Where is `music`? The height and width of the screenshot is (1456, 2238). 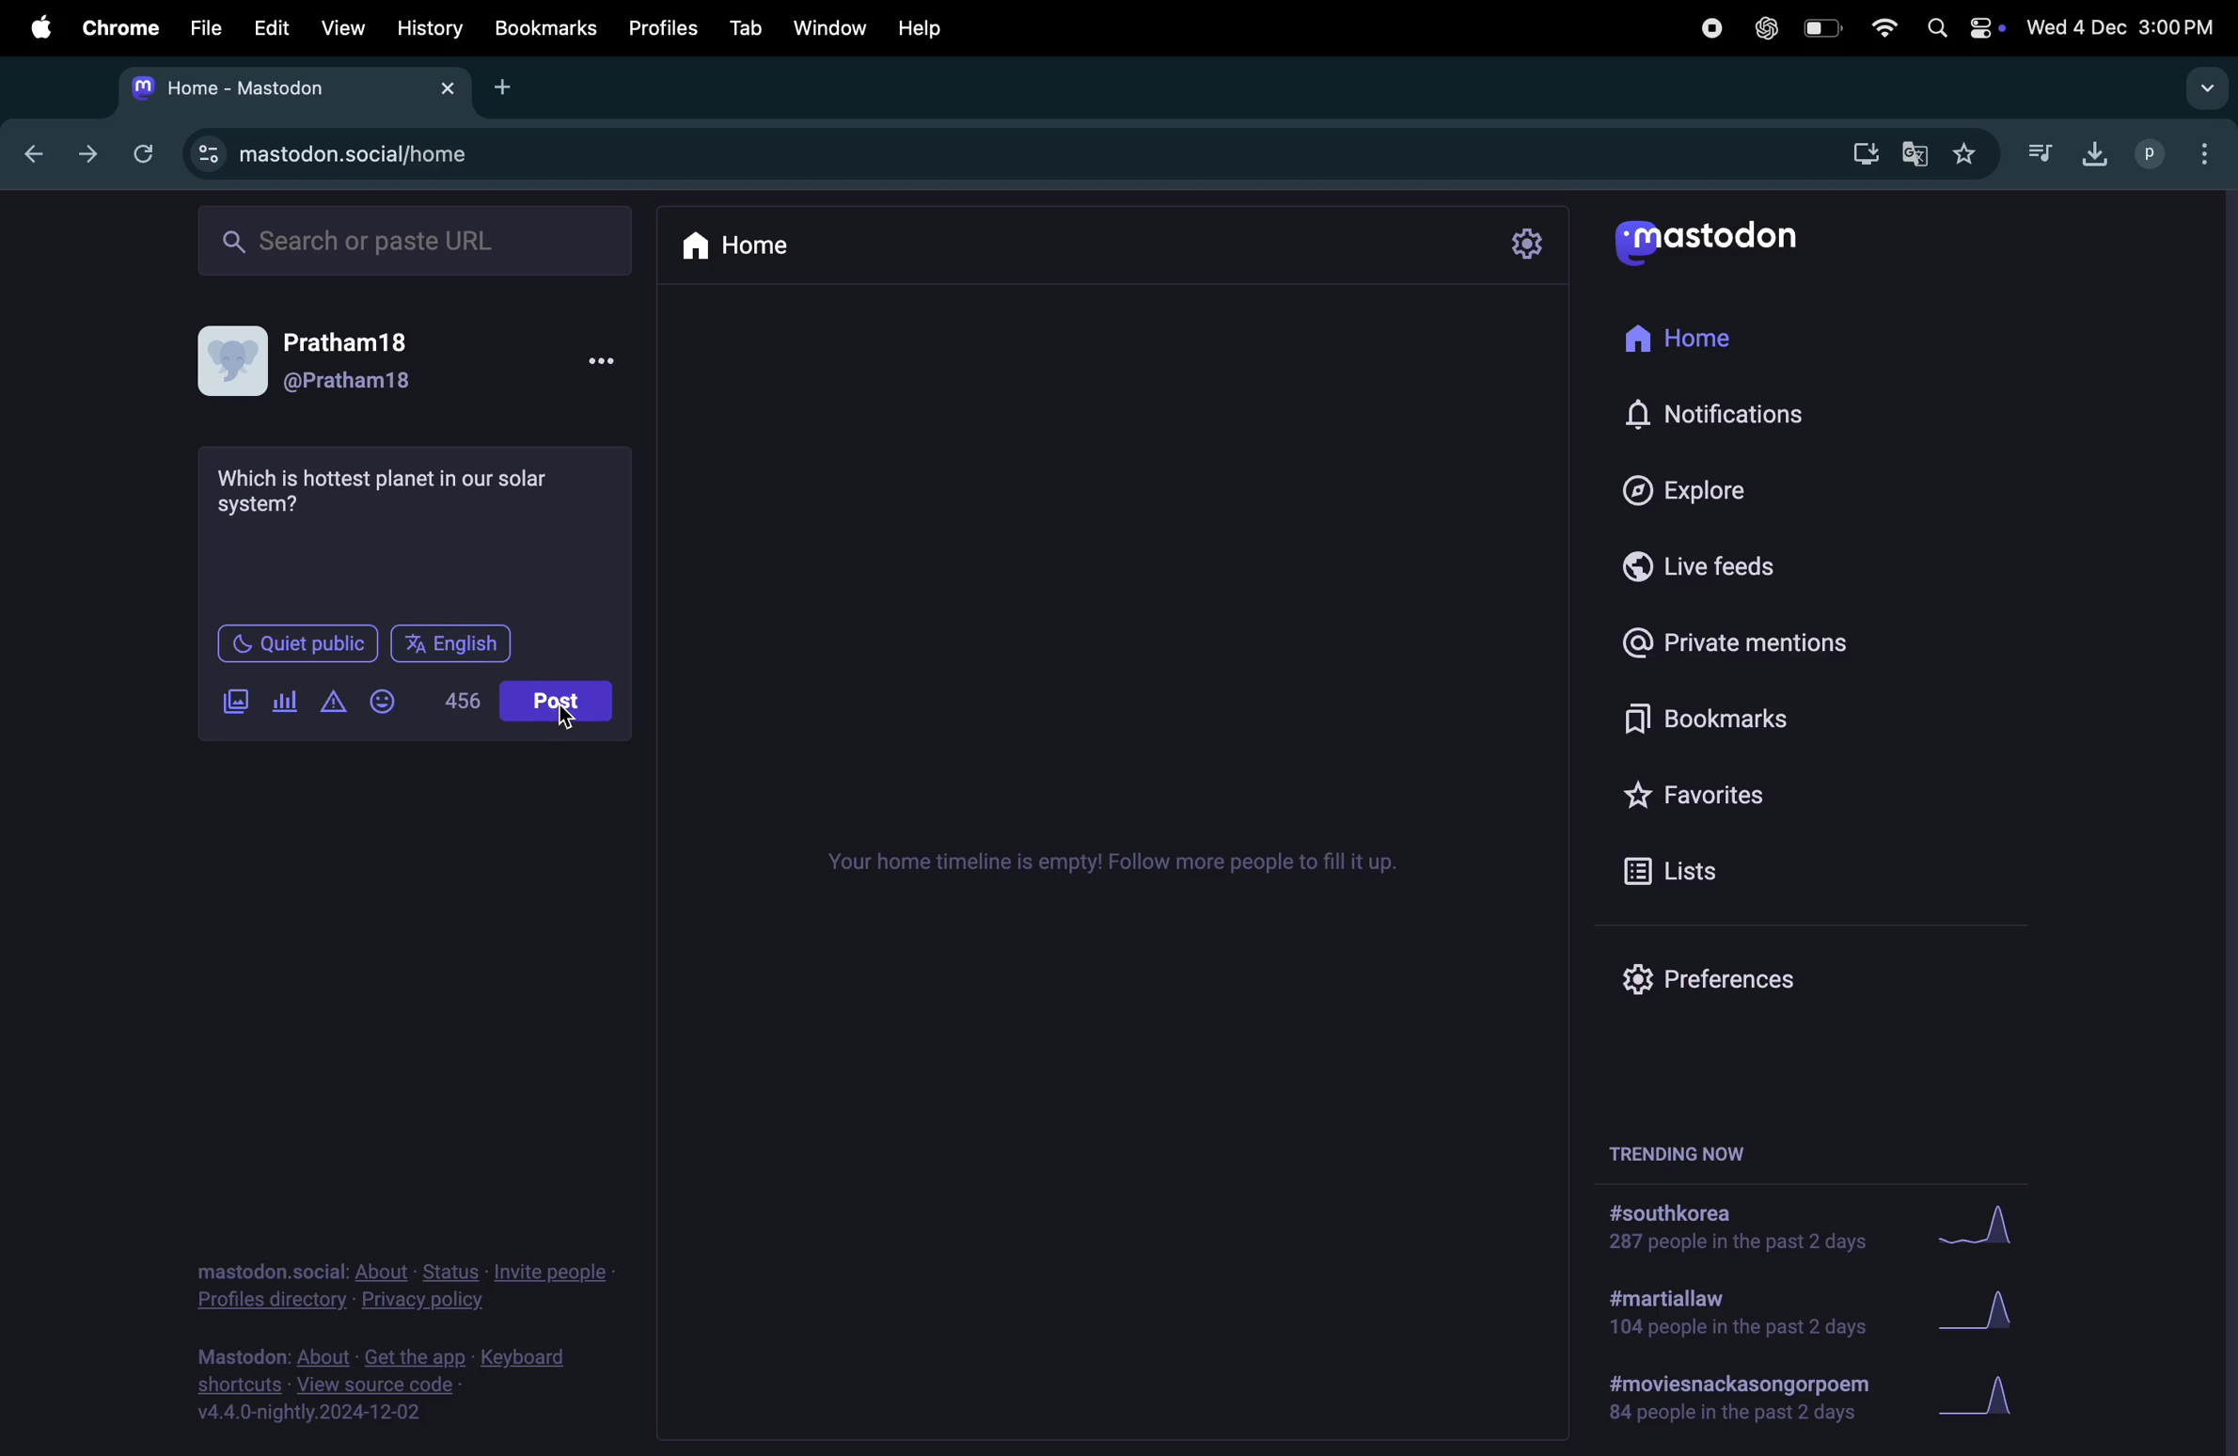 music is located at coordinates (2037, 148).